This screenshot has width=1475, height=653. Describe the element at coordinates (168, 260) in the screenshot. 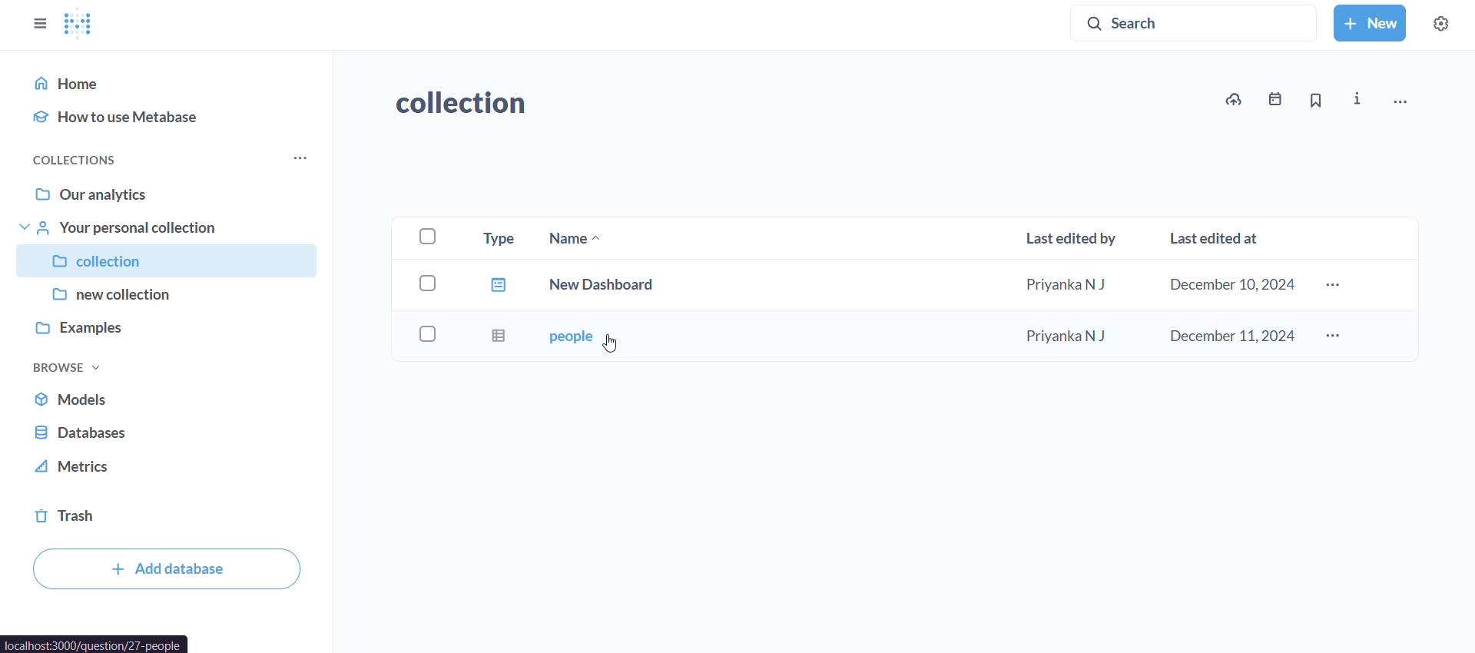

I see `collection` at that location.